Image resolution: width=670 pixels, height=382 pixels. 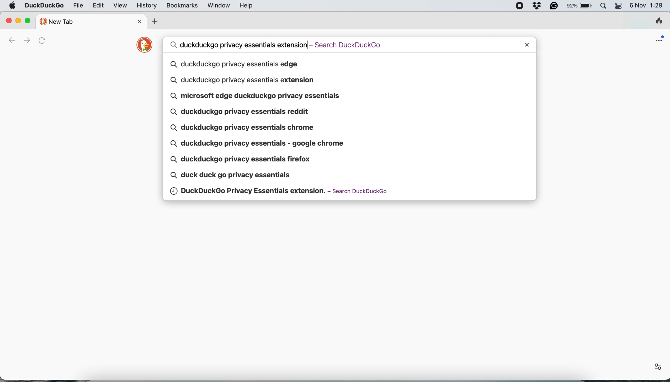 What do you see at coordinates (156, 22) in the screenshot?
I see `add new tab` at bounding box center [156, 22].